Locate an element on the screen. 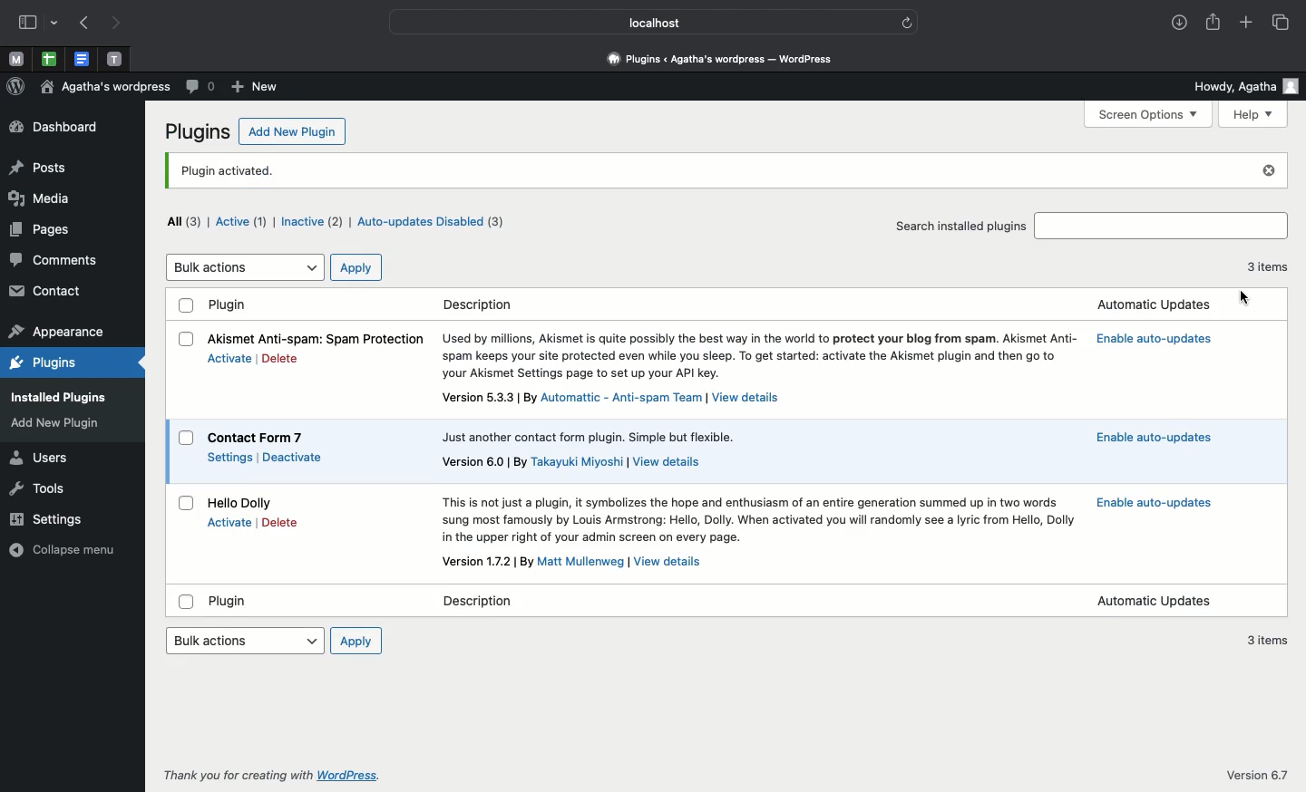  Contact form 7 is located at coordinates (256, 437).